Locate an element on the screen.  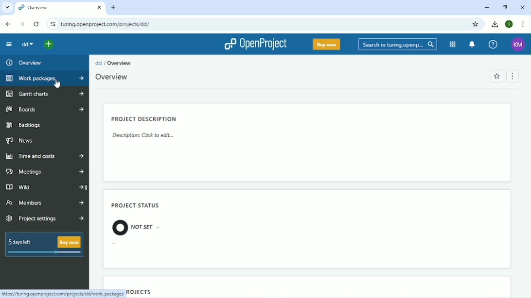
Wiki is located at coordinates (46, 187).